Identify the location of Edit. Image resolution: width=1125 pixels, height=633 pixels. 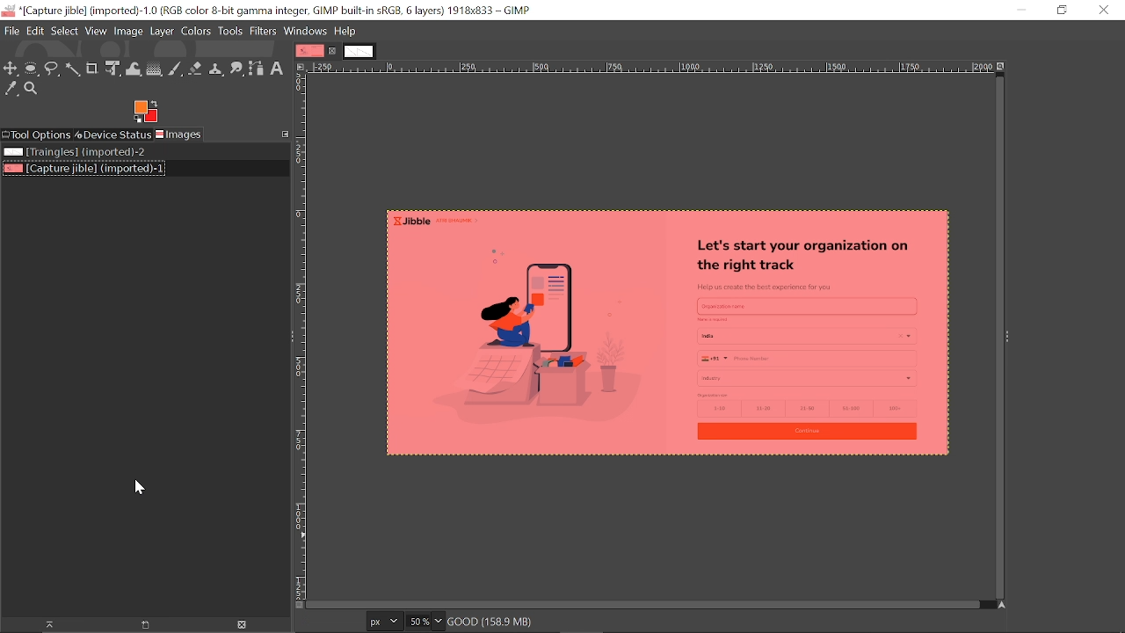
(33, 31).